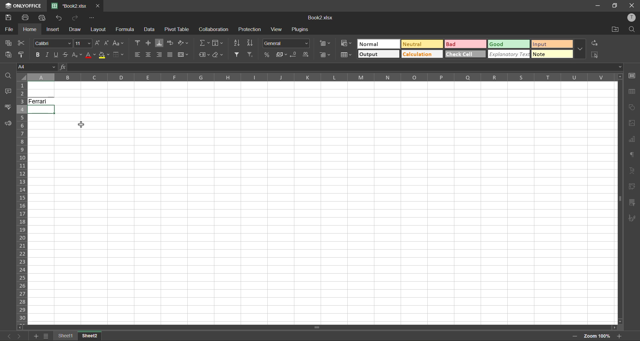 This screenshot has width=640, height=341. I want to click on customize quick access toolbar, so click(92, 18).